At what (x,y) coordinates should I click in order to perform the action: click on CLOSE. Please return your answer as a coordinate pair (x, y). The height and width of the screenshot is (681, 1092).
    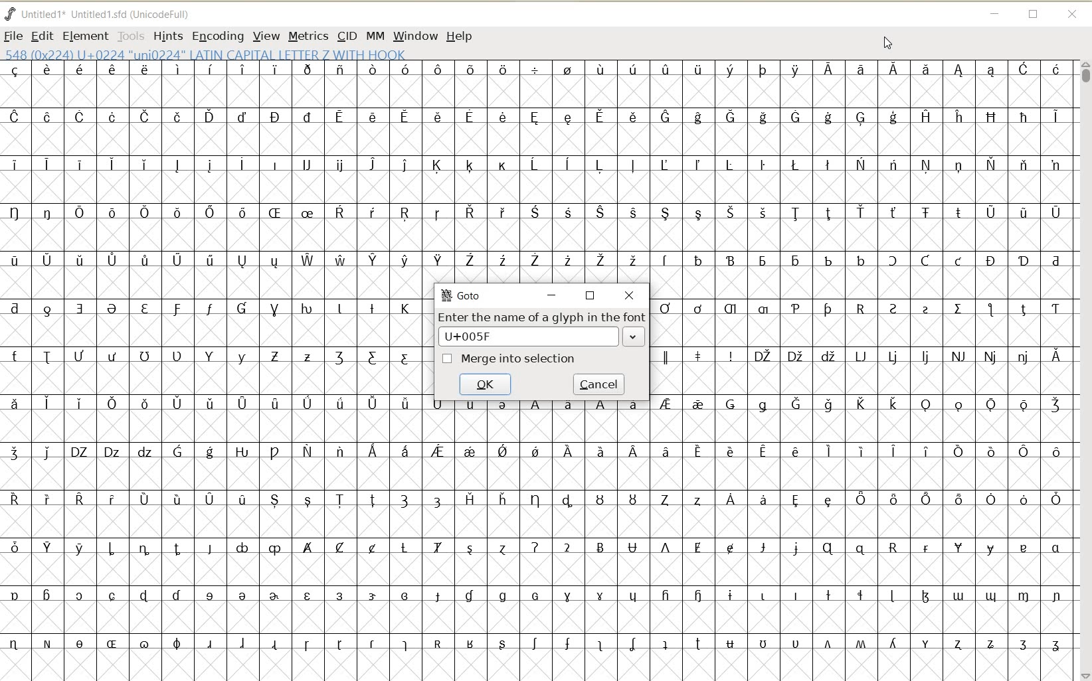
    Looking at the image, I should click on (1073, 15).